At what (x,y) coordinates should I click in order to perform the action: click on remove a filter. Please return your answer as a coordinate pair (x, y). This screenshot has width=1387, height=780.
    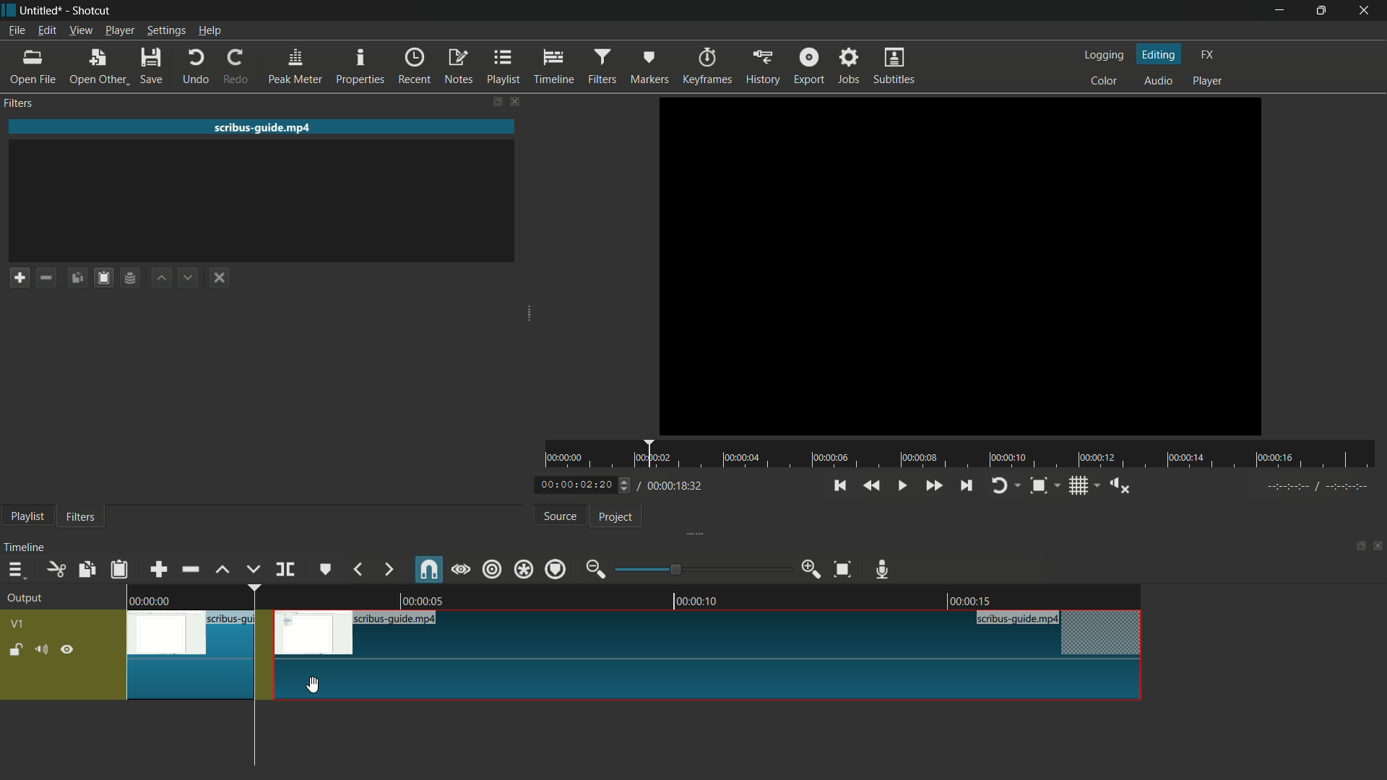
    Looking at the image, I should click on (46, 277).